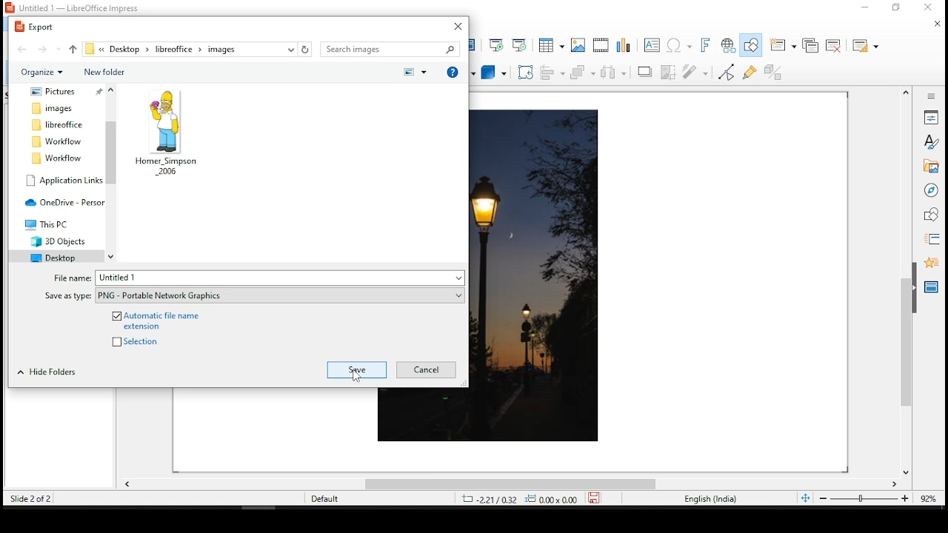  I want to click on charts, so click(627, 44).